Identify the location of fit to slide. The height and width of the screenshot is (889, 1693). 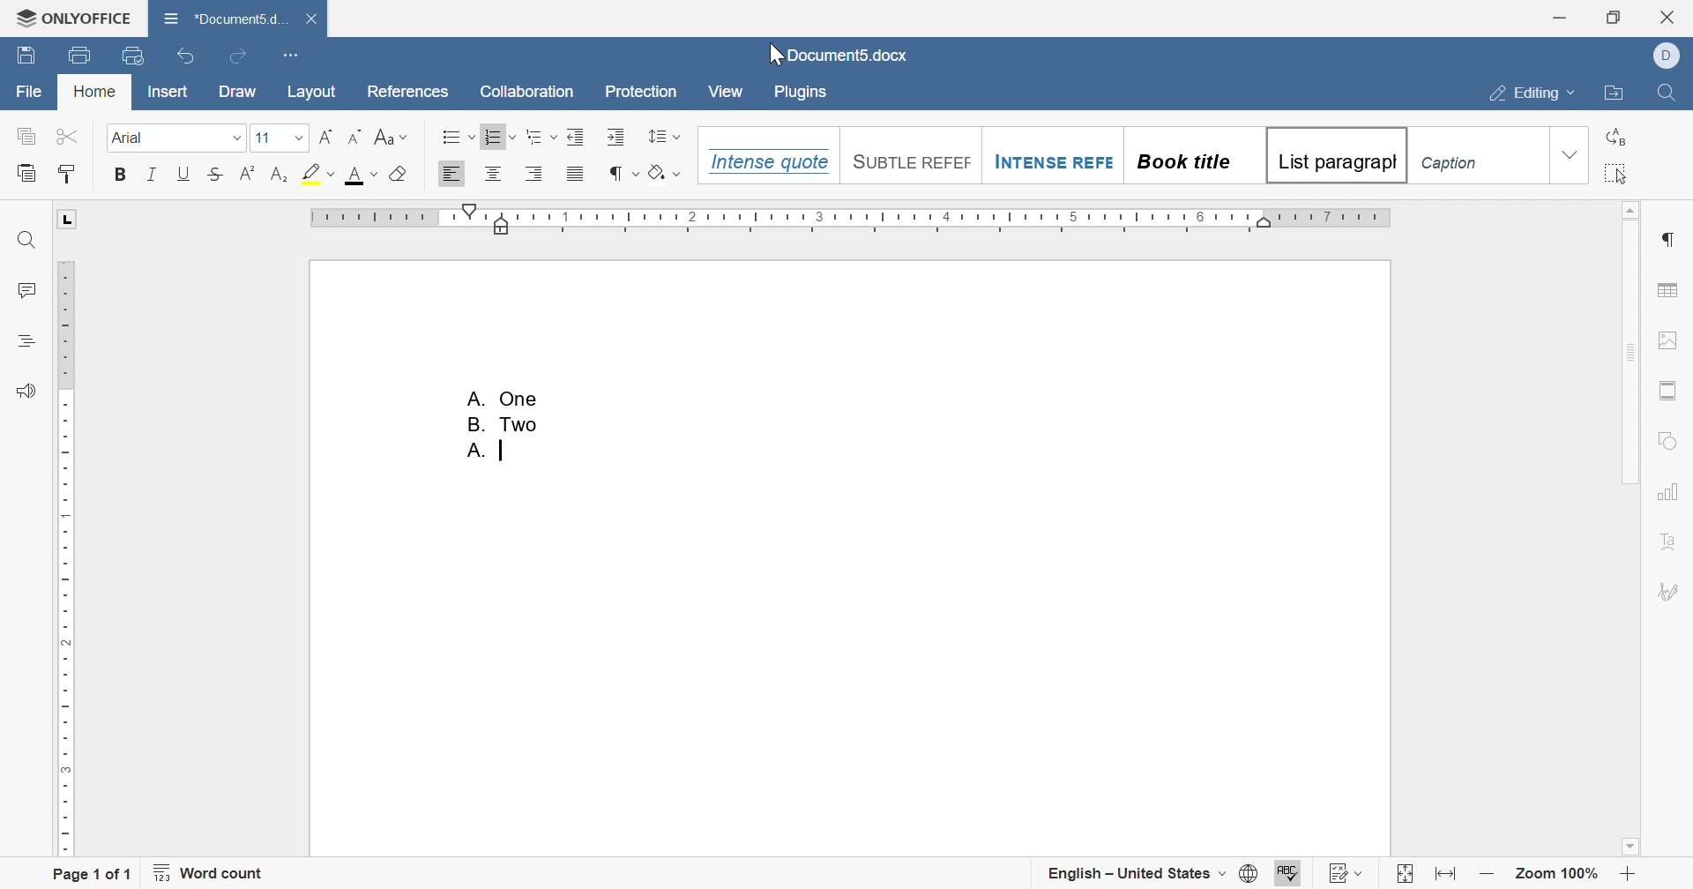
(1405, 875).